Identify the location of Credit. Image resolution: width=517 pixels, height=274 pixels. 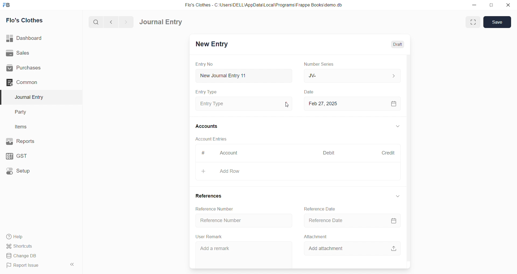
(389, 153).